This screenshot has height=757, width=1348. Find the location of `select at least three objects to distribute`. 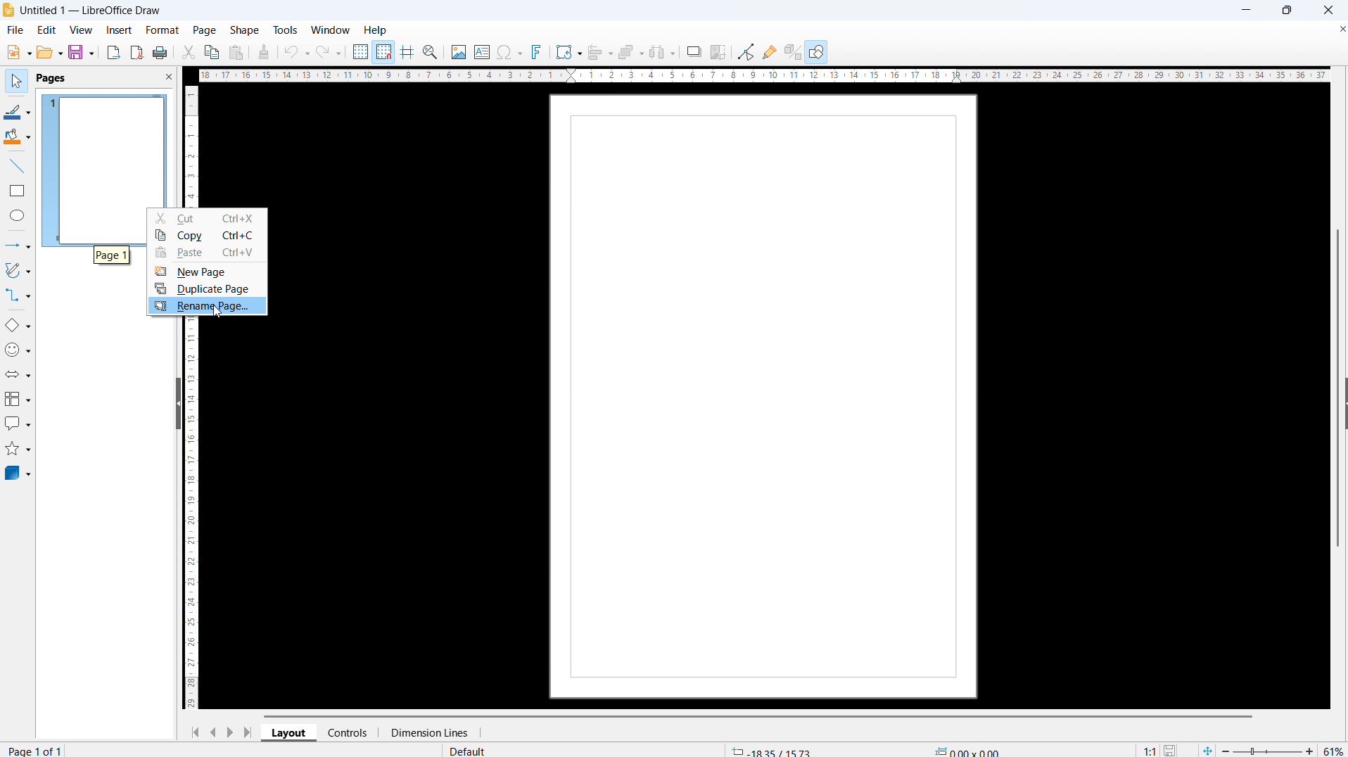

select at least three objects to distribute is located at coordinates (663, 53).